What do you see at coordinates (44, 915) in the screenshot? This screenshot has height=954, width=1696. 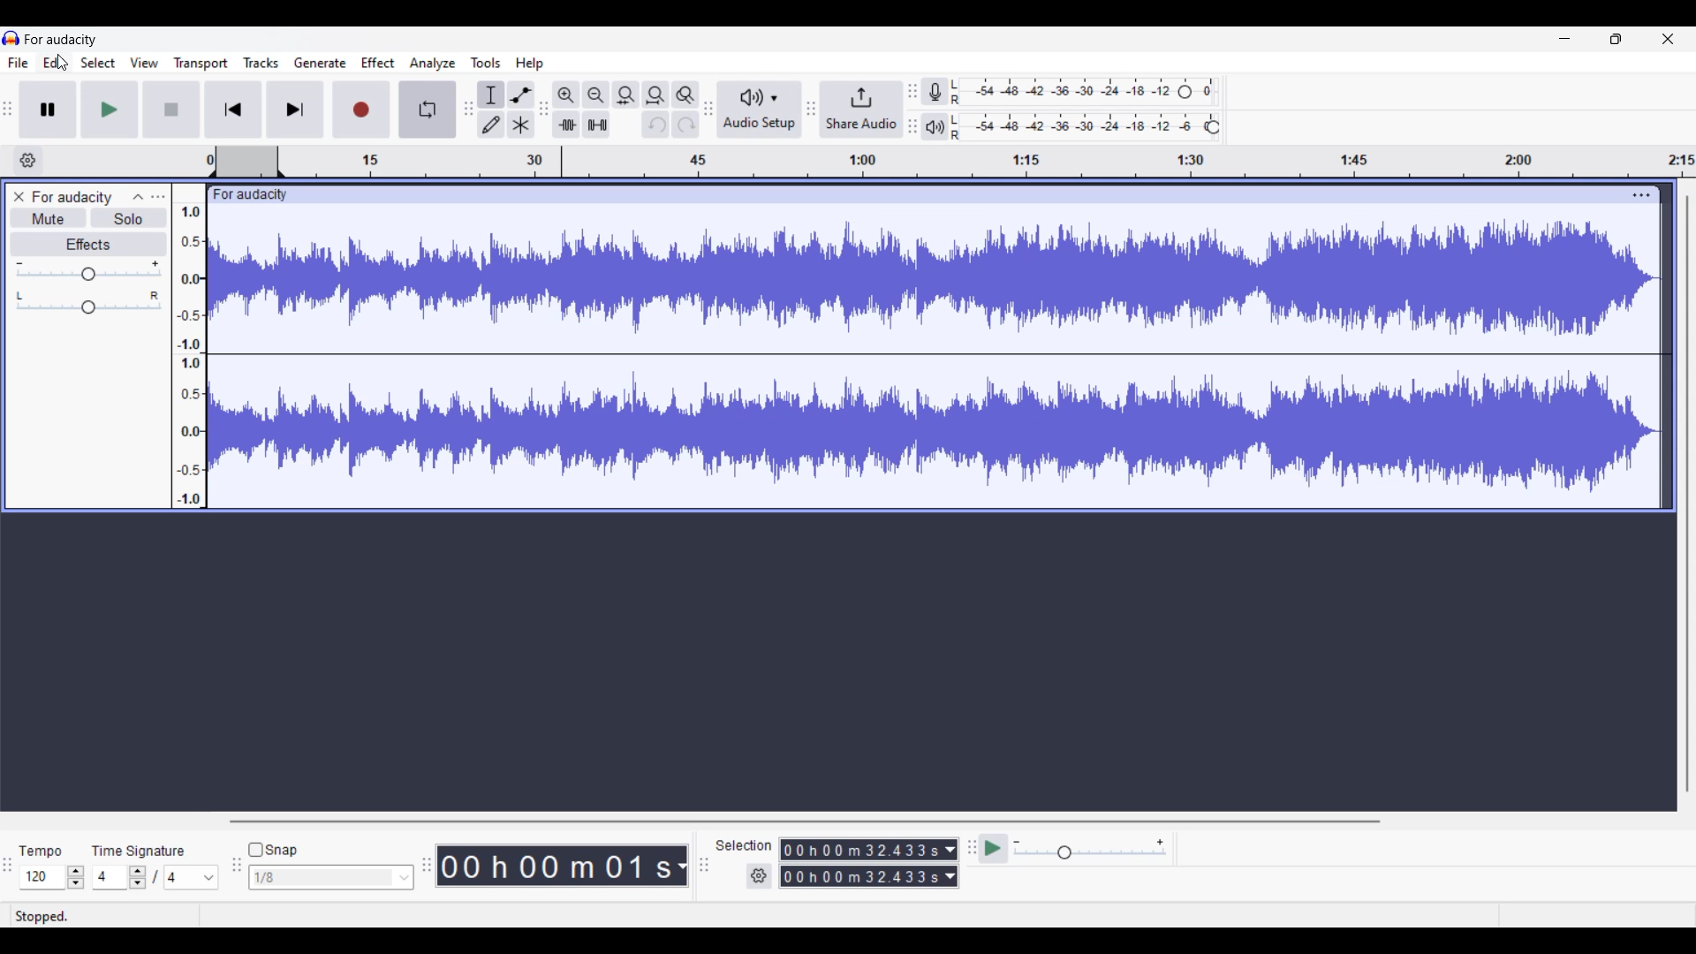 I see `Status of current track` at bounding box center [44, 915].